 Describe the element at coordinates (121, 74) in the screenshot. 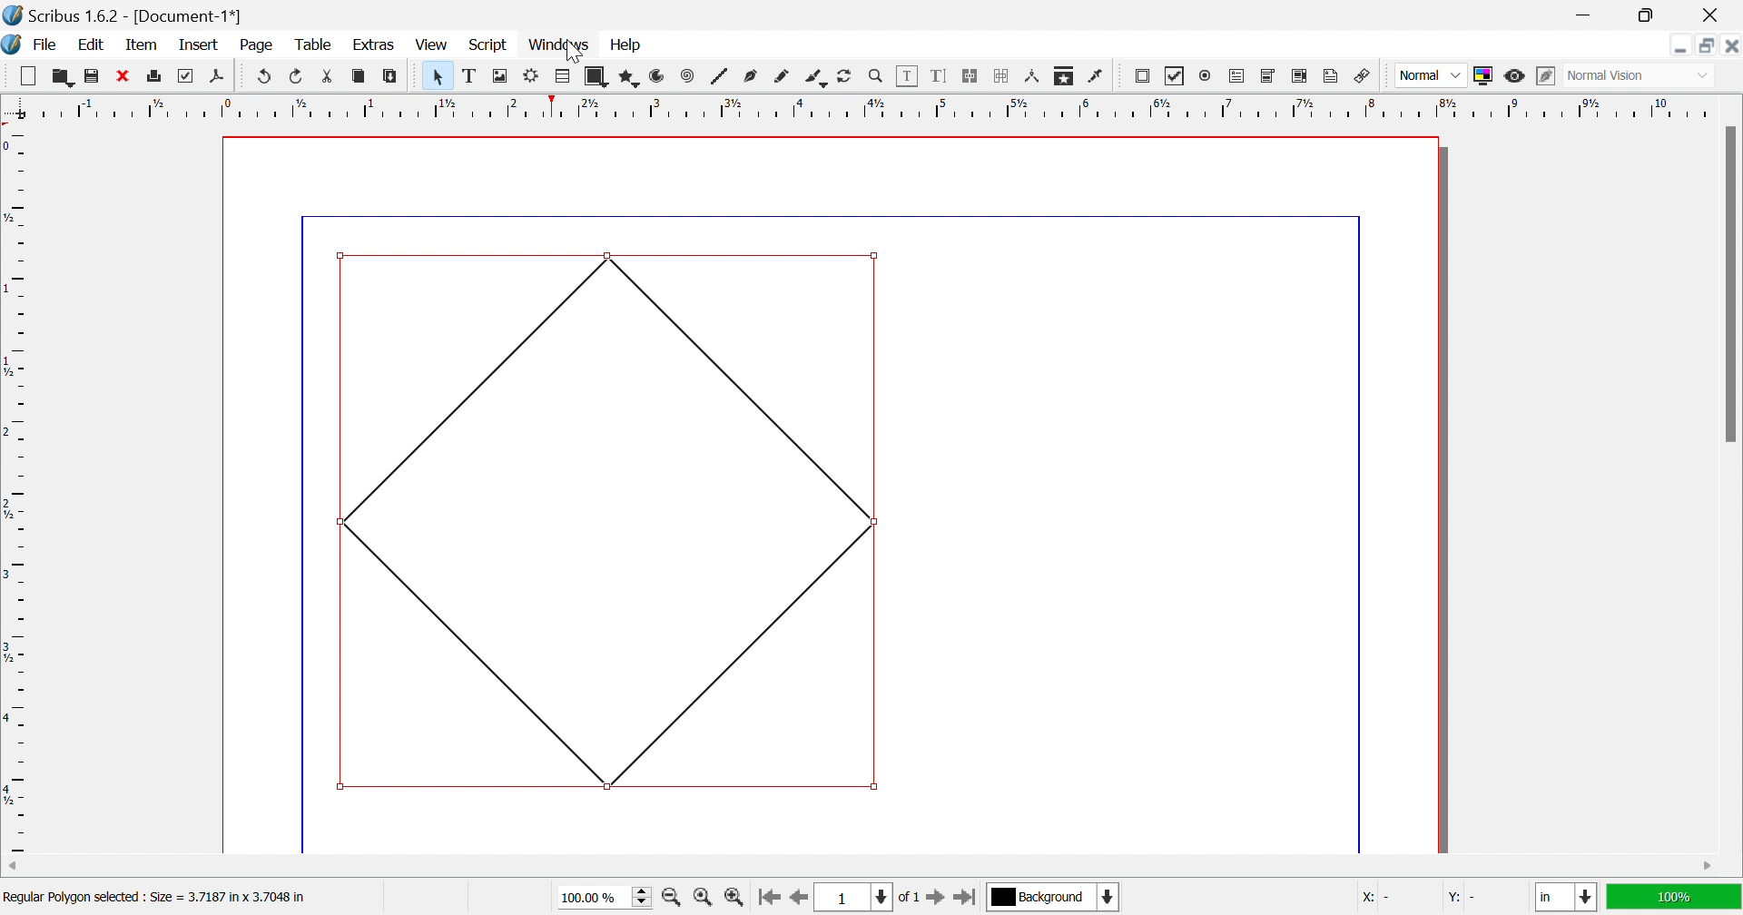

I see `Close` at that location.